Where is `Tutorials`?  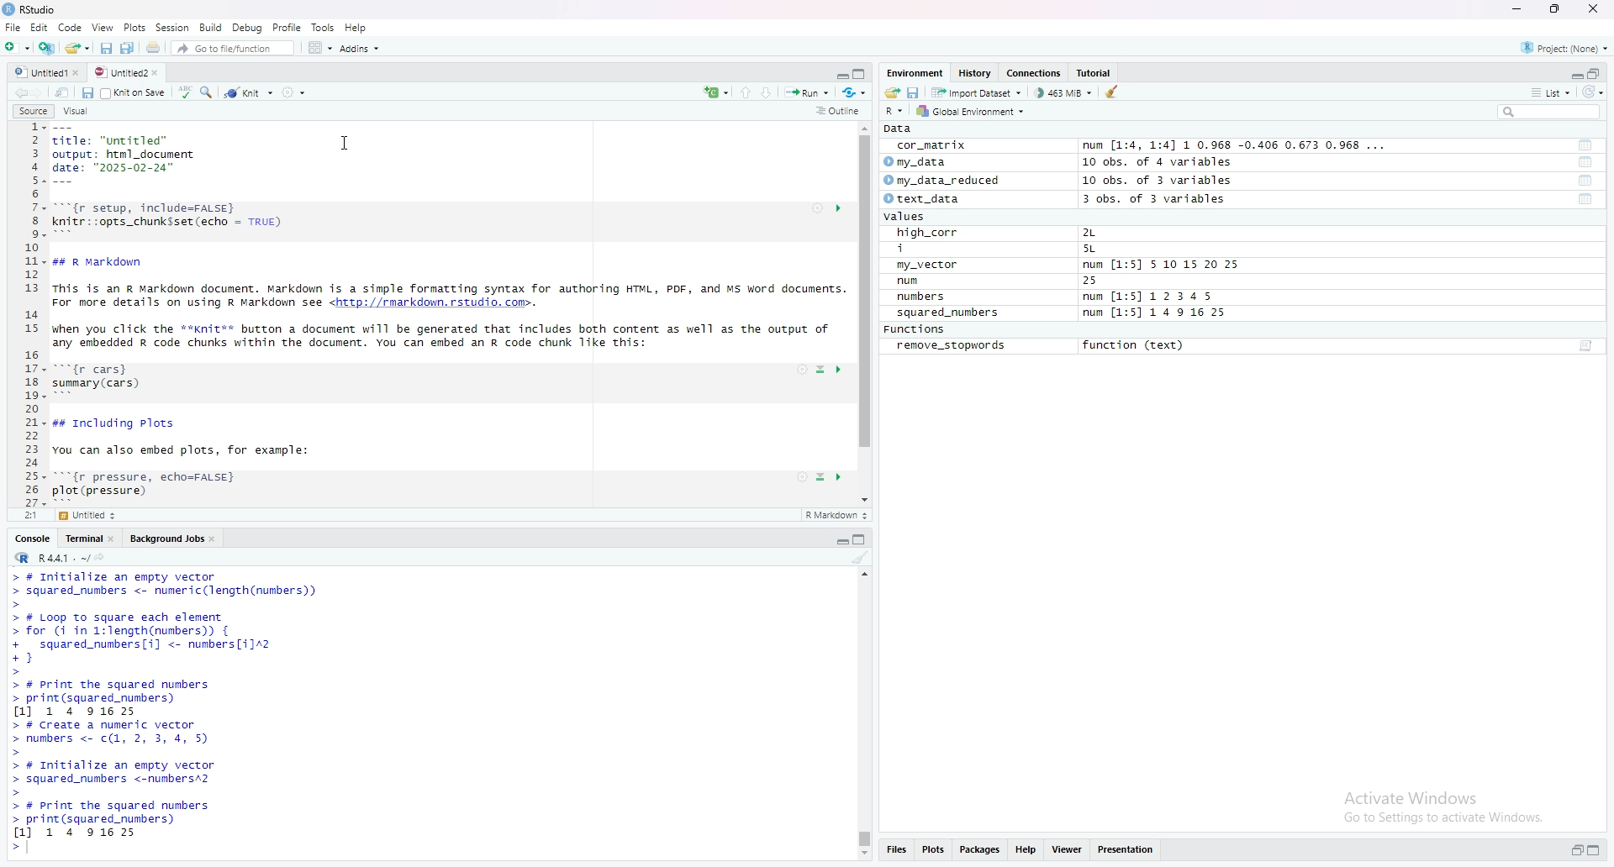
Tutorials is located at coordinates (1096, 71).